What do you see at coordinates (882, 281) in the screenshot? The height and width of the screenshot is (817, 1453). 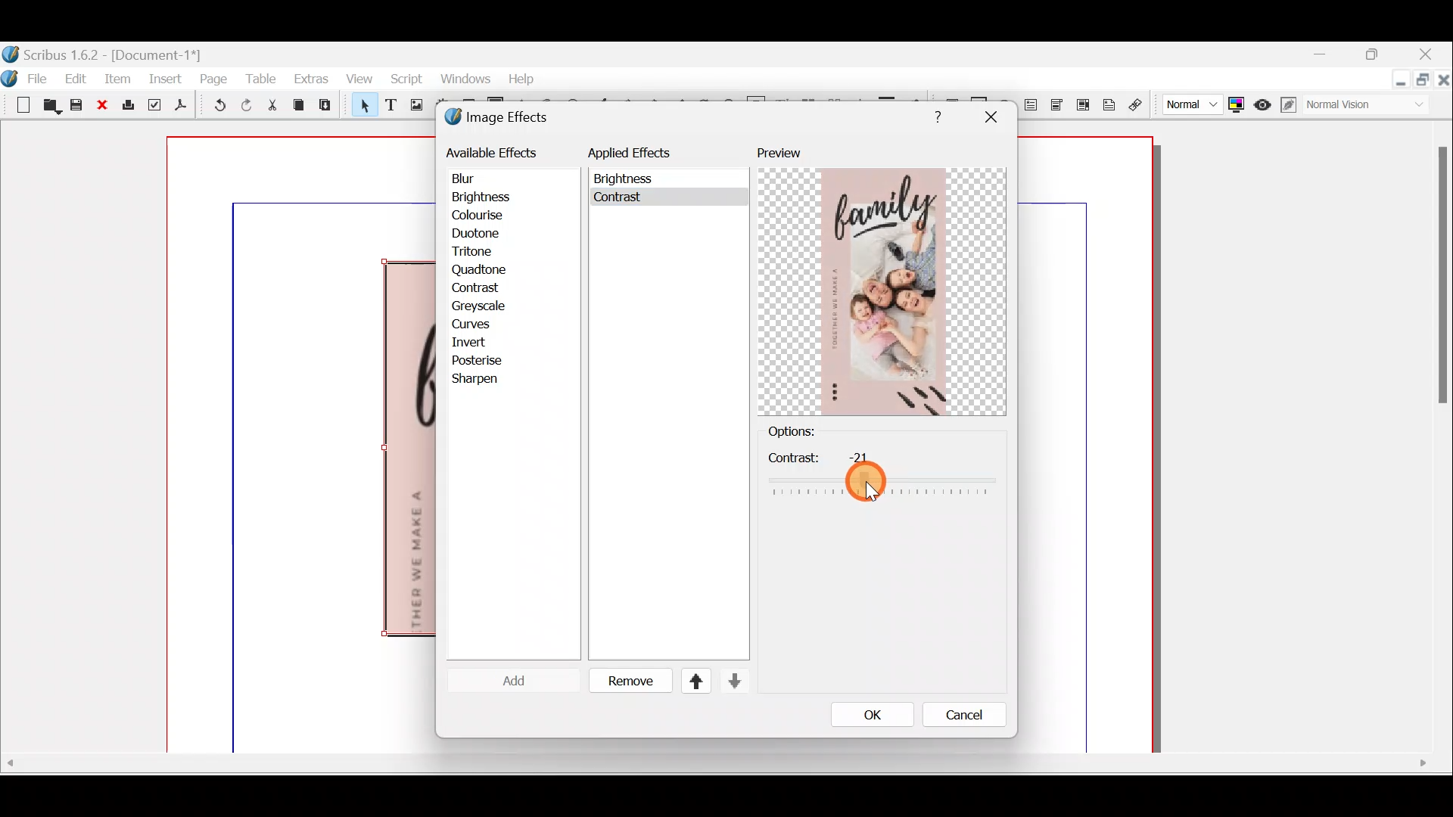 I see `Preview` at bounding box center [882, 281].